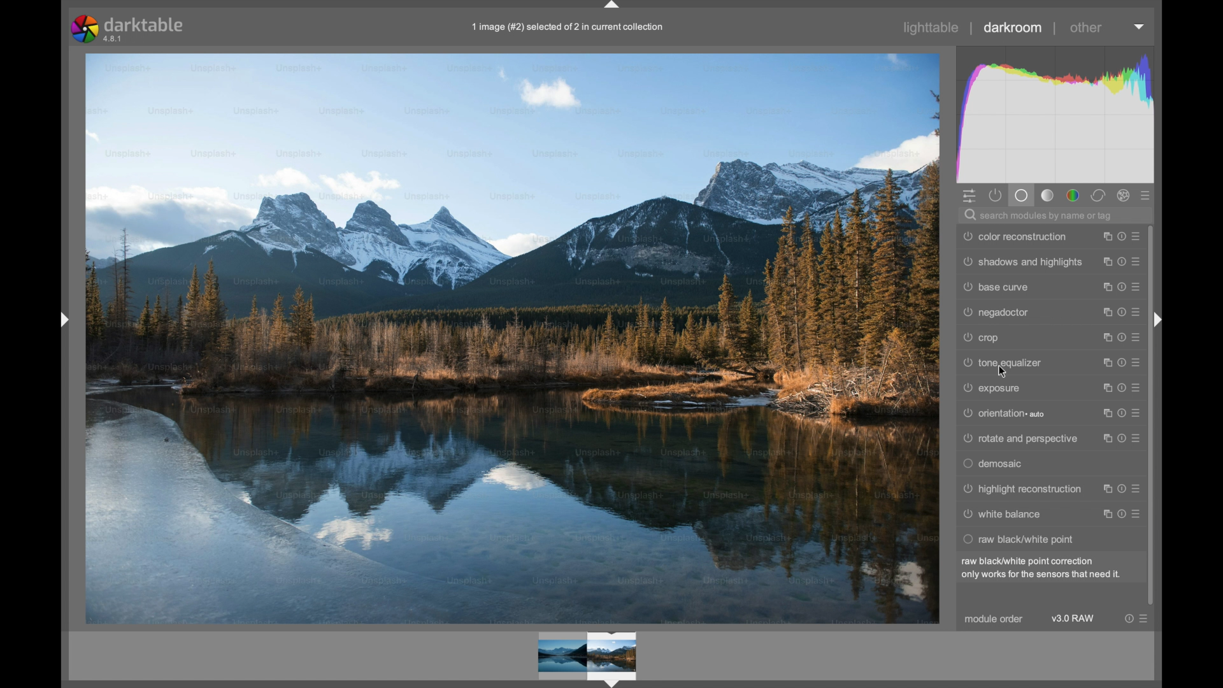  Describe the element at coordinates (1141, 25) in the screenshot. I see `dropdown ` at that location.